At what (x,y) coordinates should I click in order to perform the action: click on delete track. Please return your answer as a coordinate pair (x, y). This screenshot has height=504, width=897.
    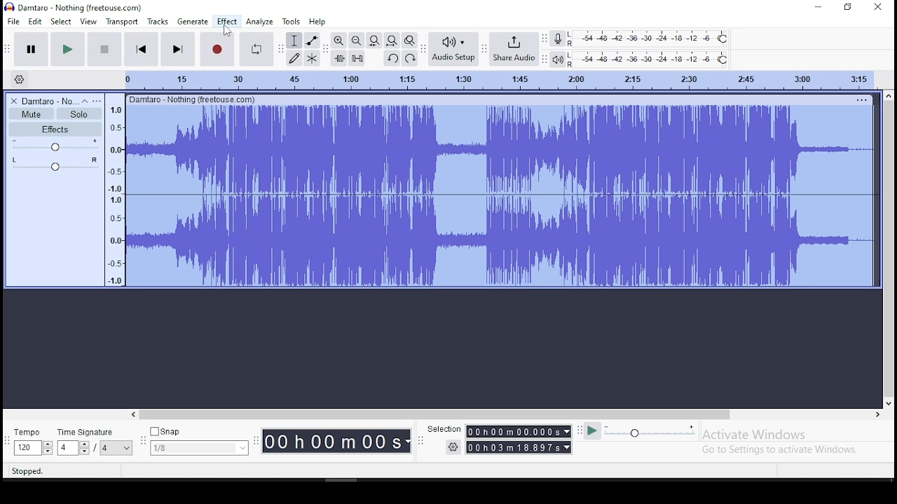
    Looking at the image, I should click on (11, 101).